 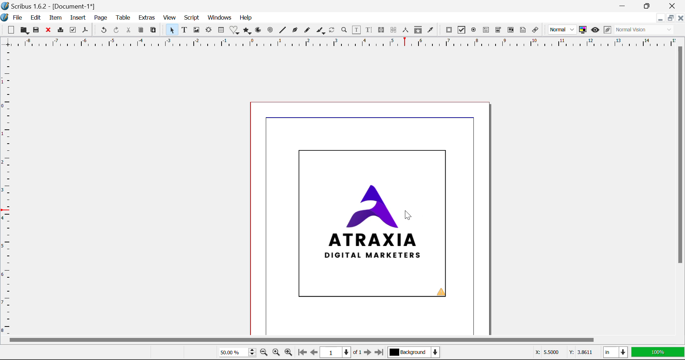 I want to click on Cursor Position, so click(x=407, y=217).